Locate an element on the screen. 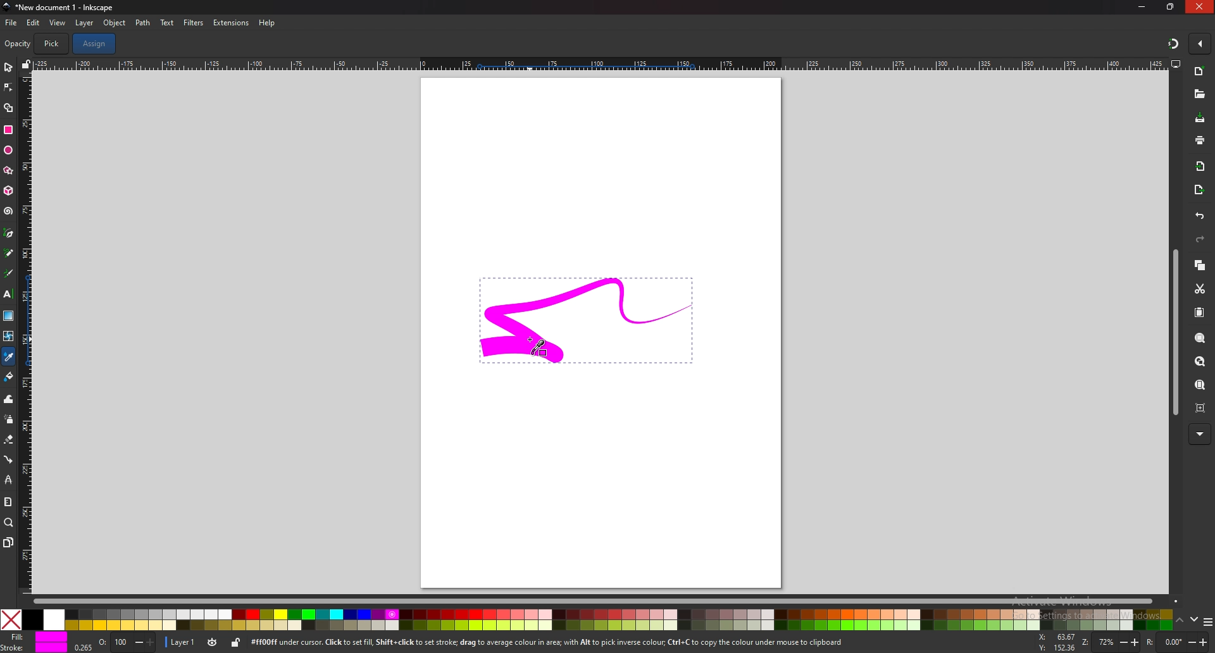  open is located at coordinates (1201, 96).